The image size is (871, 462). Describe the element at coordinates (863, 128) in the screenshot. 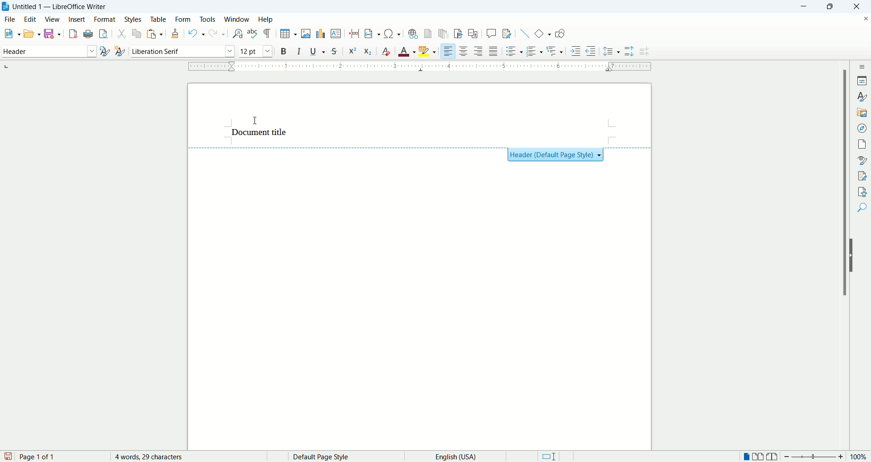

I see `navigator` at that location.